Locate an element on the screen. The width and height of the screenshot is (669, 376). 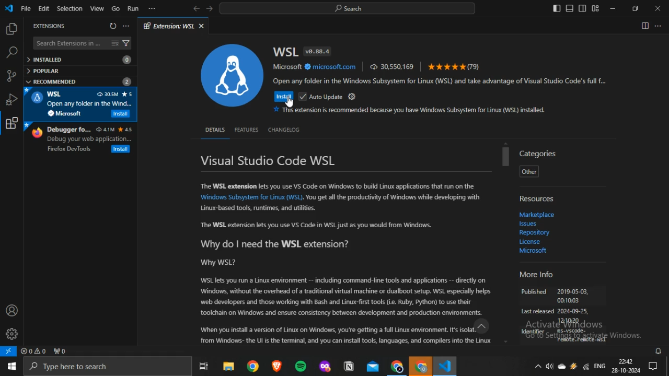
When you install version of Linux on Windows, you're getting a full Linux environment. Its isolat.”
from Windows- the Ut is the terminal, and you can install tools, languages, and compilers into the Linux is located at coordinates (347, 335).